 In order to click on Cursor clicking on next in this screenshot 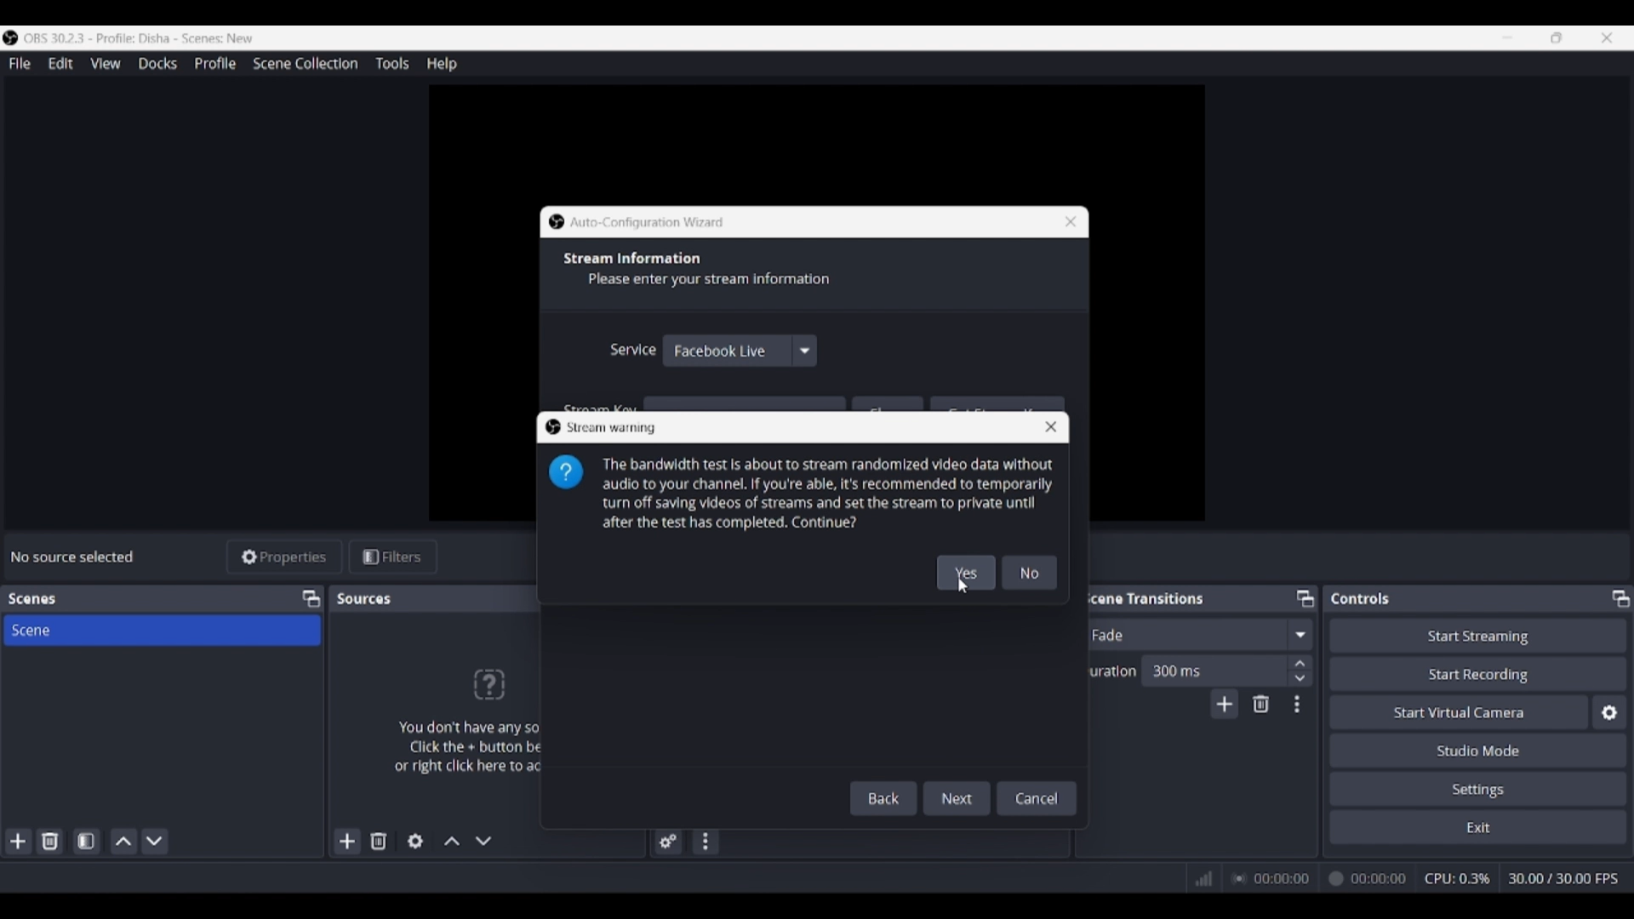, I will do `click(960, 808)`.